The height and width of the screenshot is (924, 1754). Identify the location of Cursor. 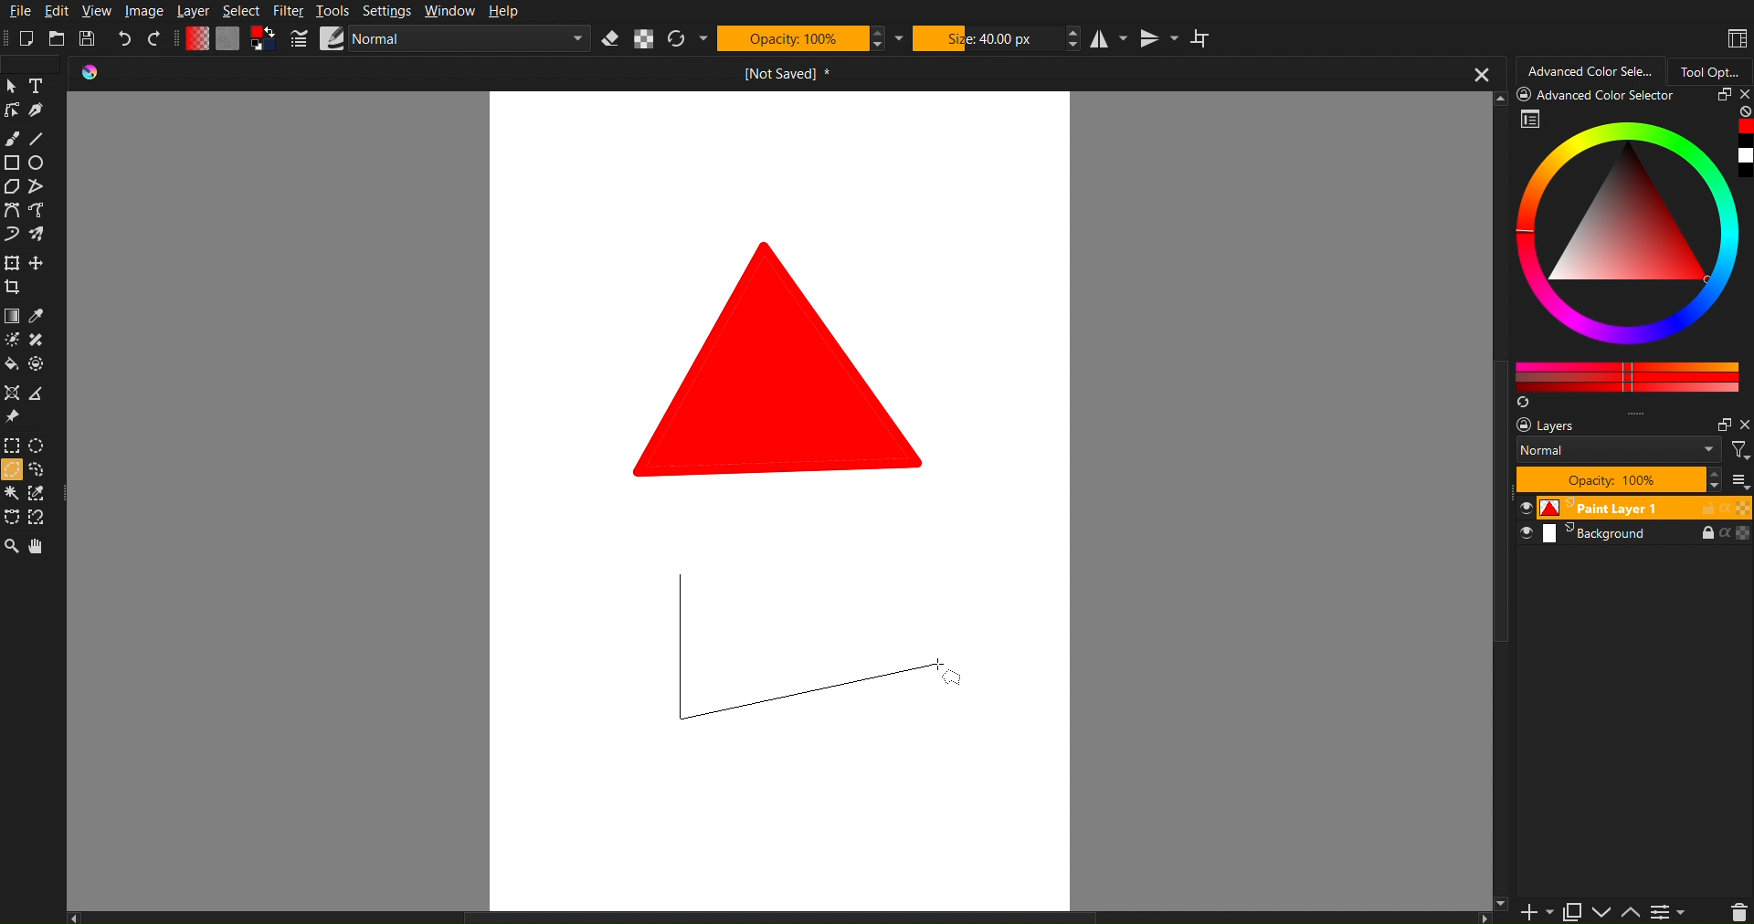
(11, 472).